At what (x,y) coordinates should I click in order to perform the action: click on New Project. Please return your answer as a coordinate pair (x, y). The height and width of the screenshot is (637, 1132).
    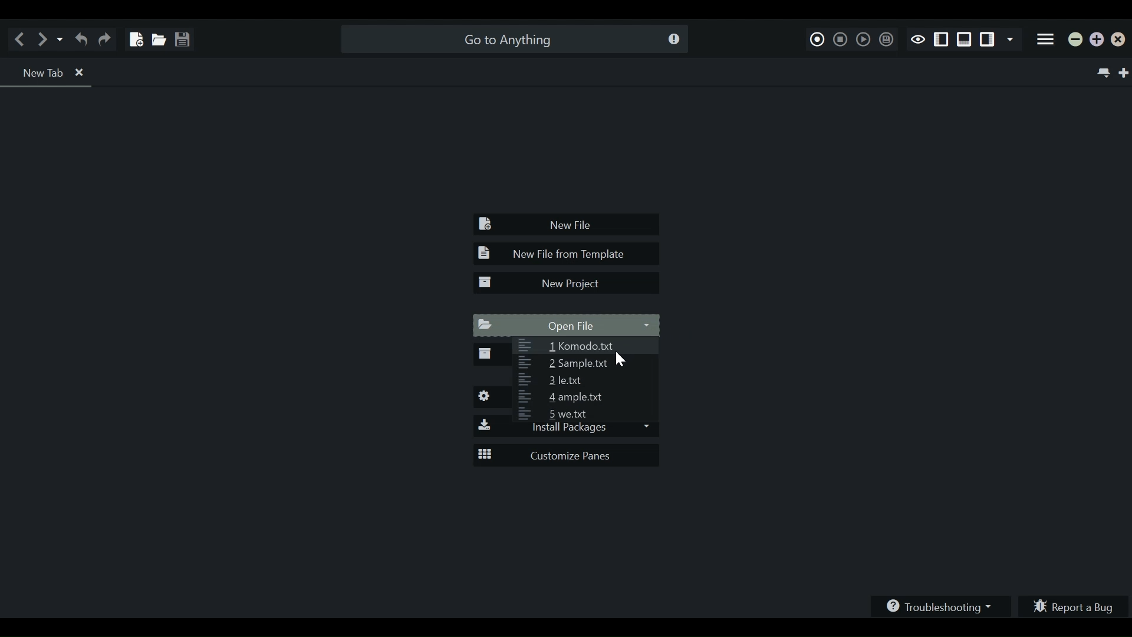
    Looking at the image, I should click on (565, 283).